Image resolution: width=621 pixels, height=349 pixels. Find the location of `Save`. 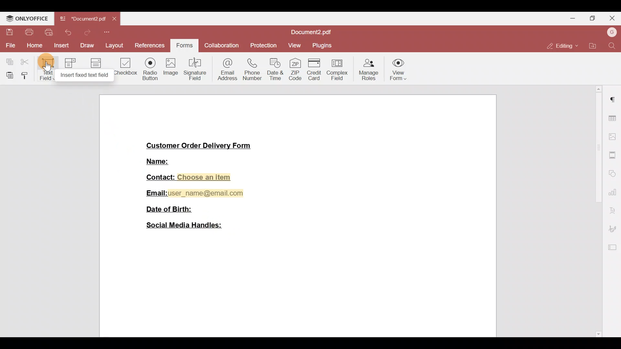

Save is located at coordinates (7, 32).